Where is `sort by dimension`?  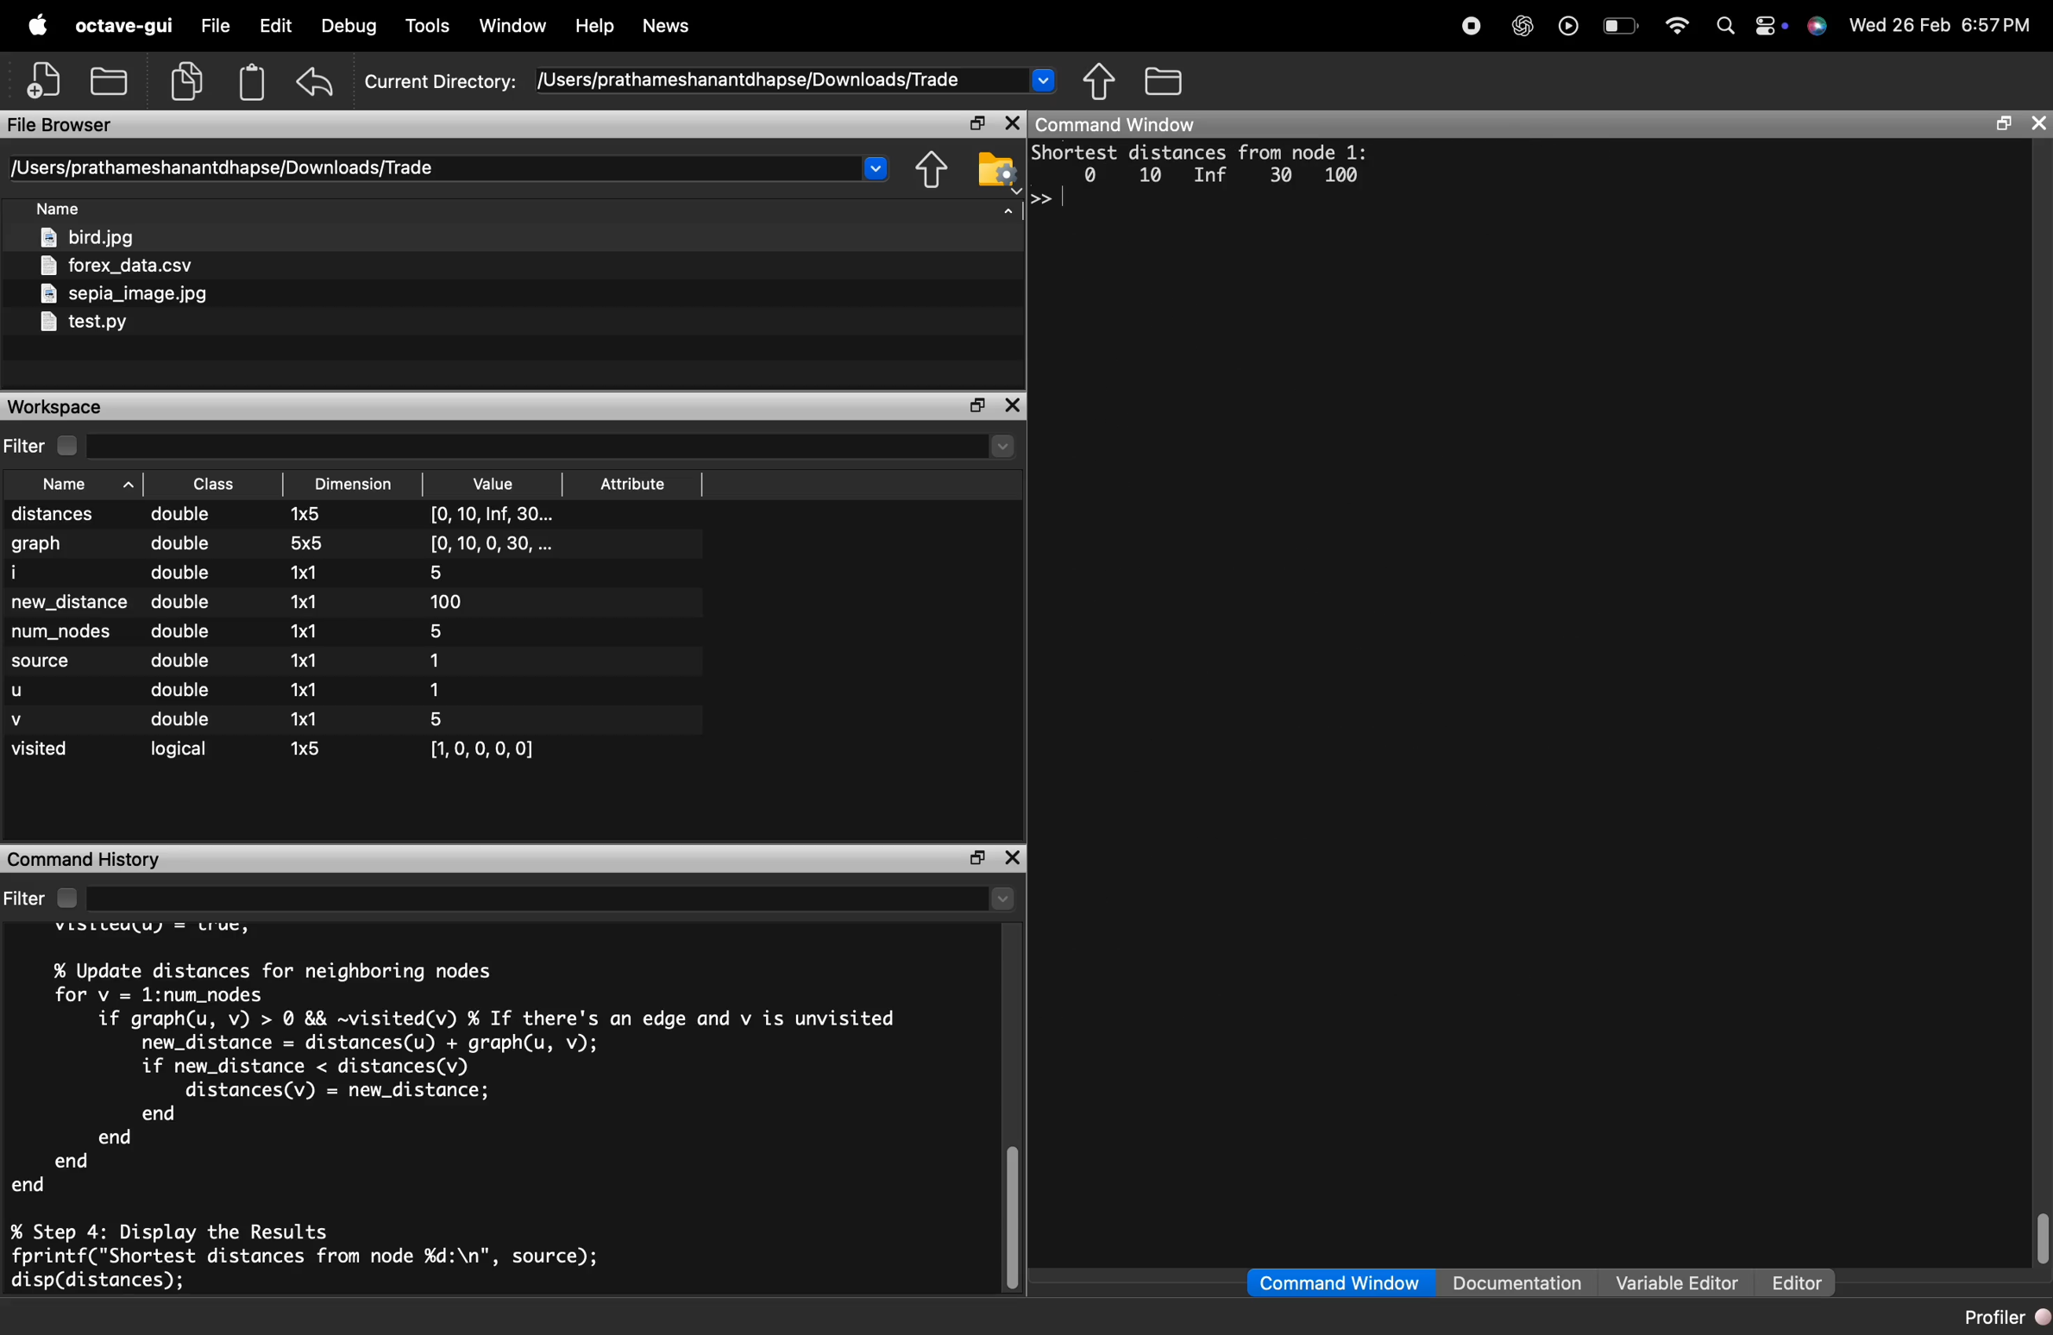 sort by dimension is located at coordinates (354, 486).